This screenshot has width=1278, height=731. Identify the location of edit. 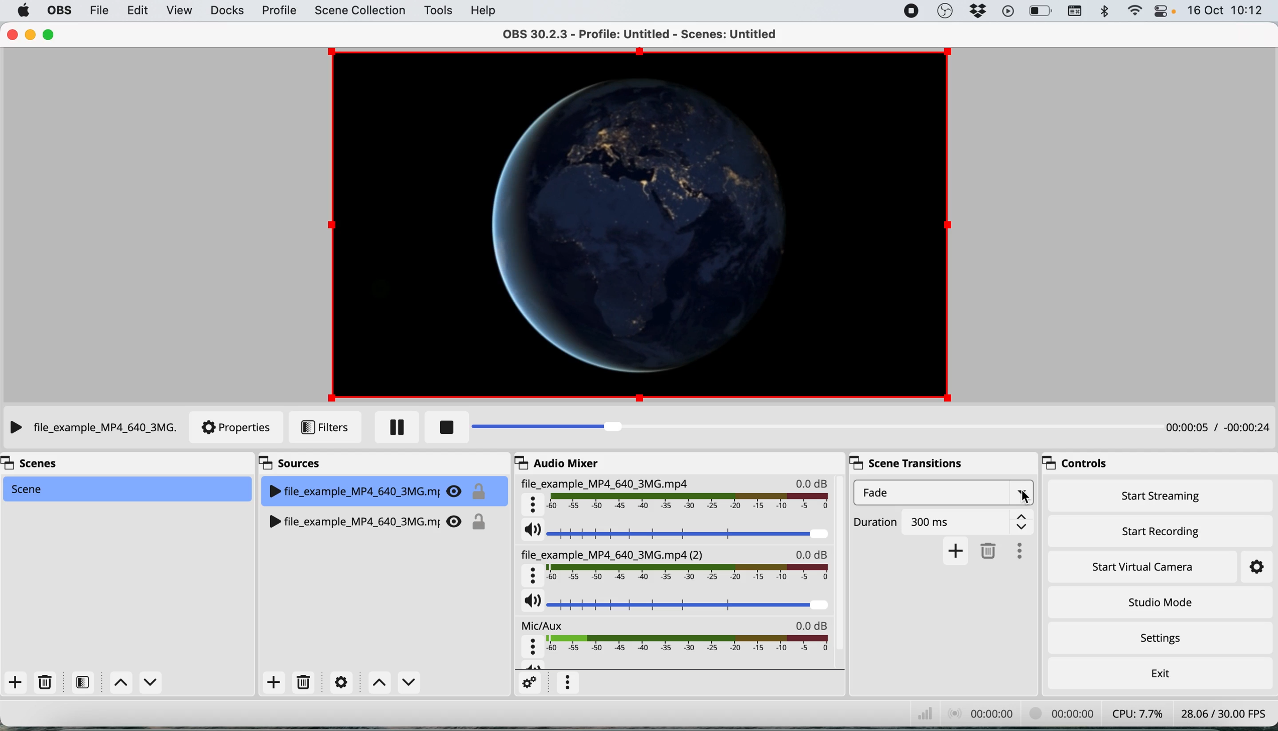
(139, 10).